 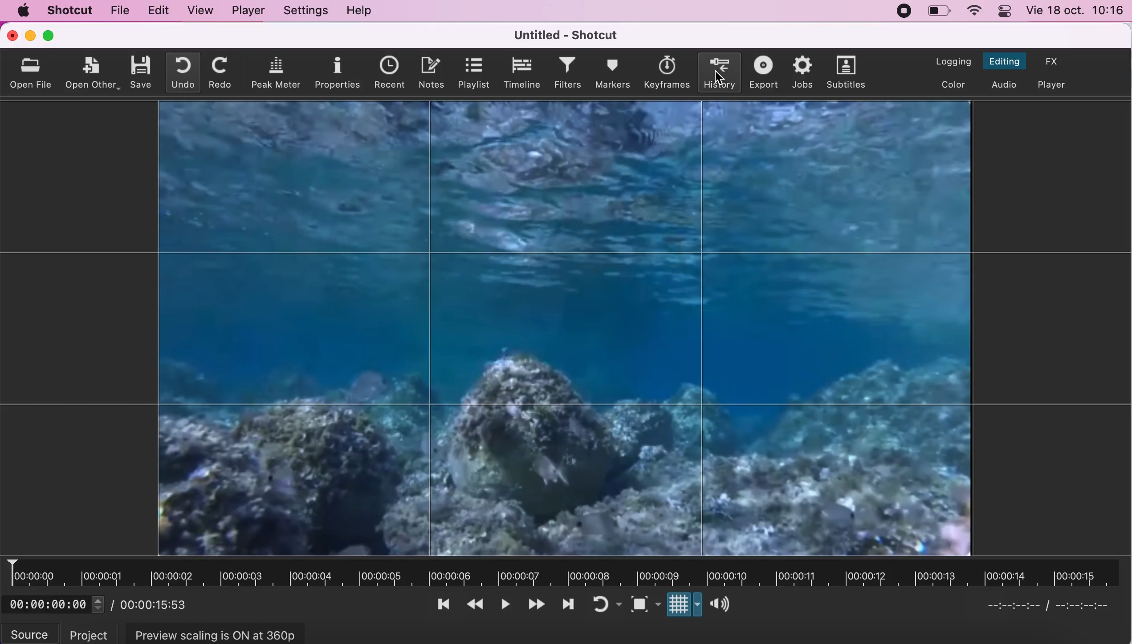 I want to click on switch to the player only layout, so click(x=1052, y=83).